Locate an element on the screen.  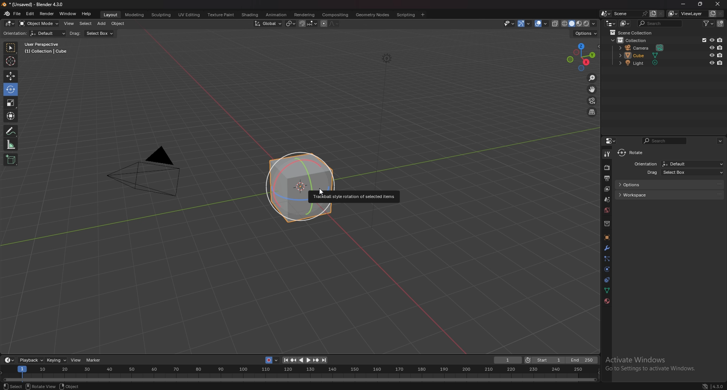
proportional editing falloff is located at coordinates (334, 23).